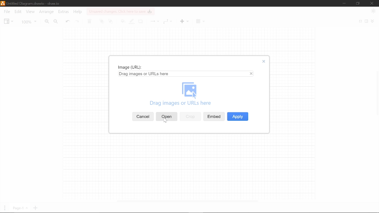 The width and height of the screenshot is (379, 213). I want to click on Connection, so click(155, 21).